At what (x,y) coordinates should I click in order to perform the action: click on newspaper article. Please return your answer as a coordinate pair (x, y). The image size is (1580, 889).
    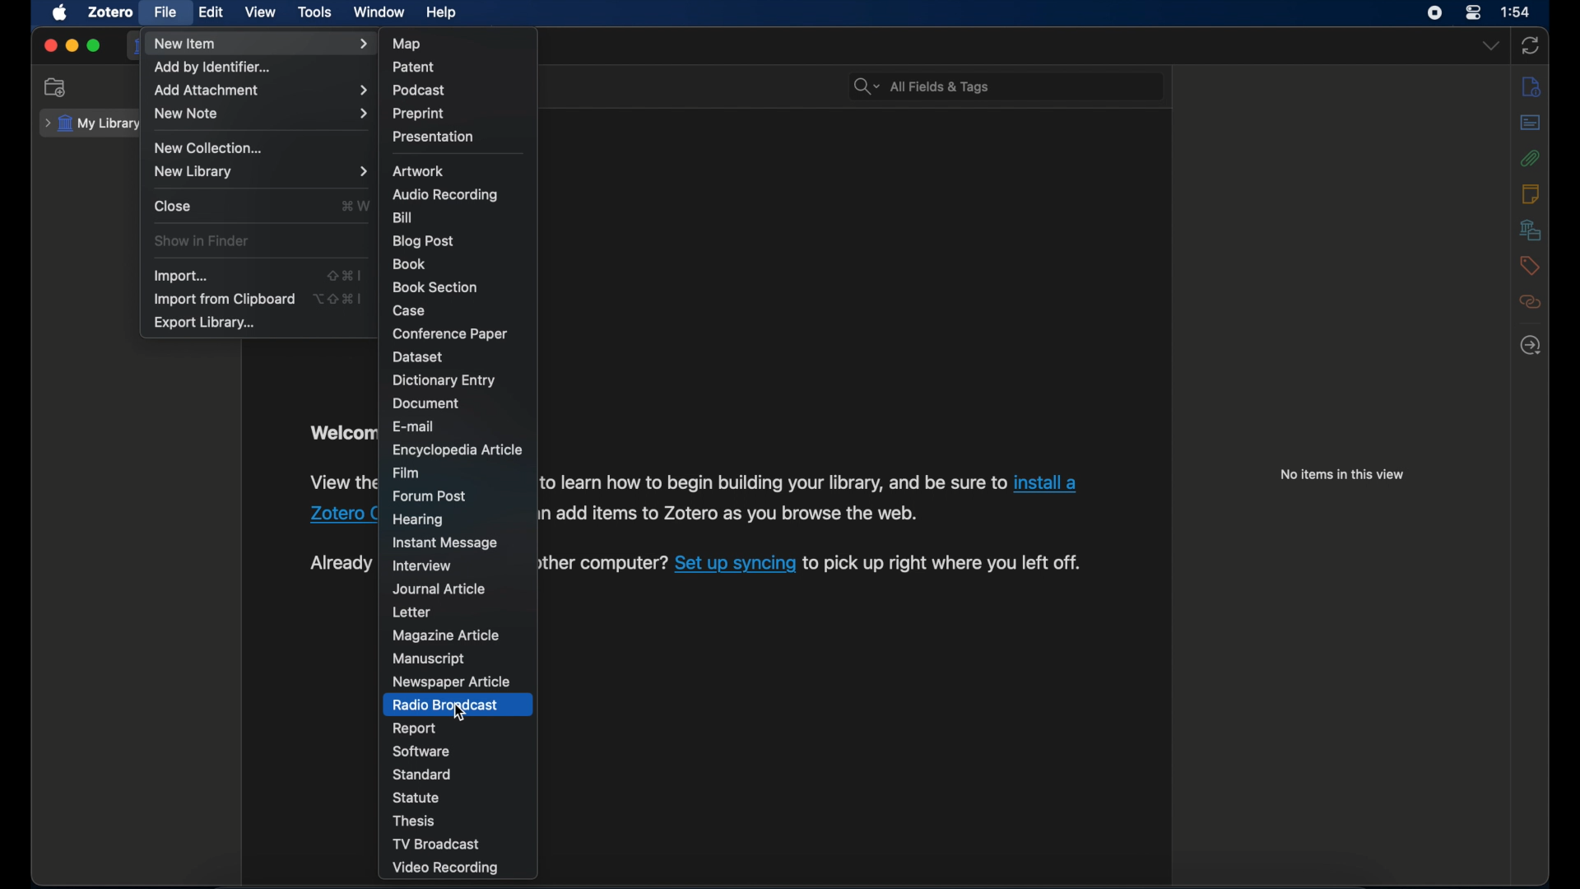
    Looking at the image, I should click on (450, 682).